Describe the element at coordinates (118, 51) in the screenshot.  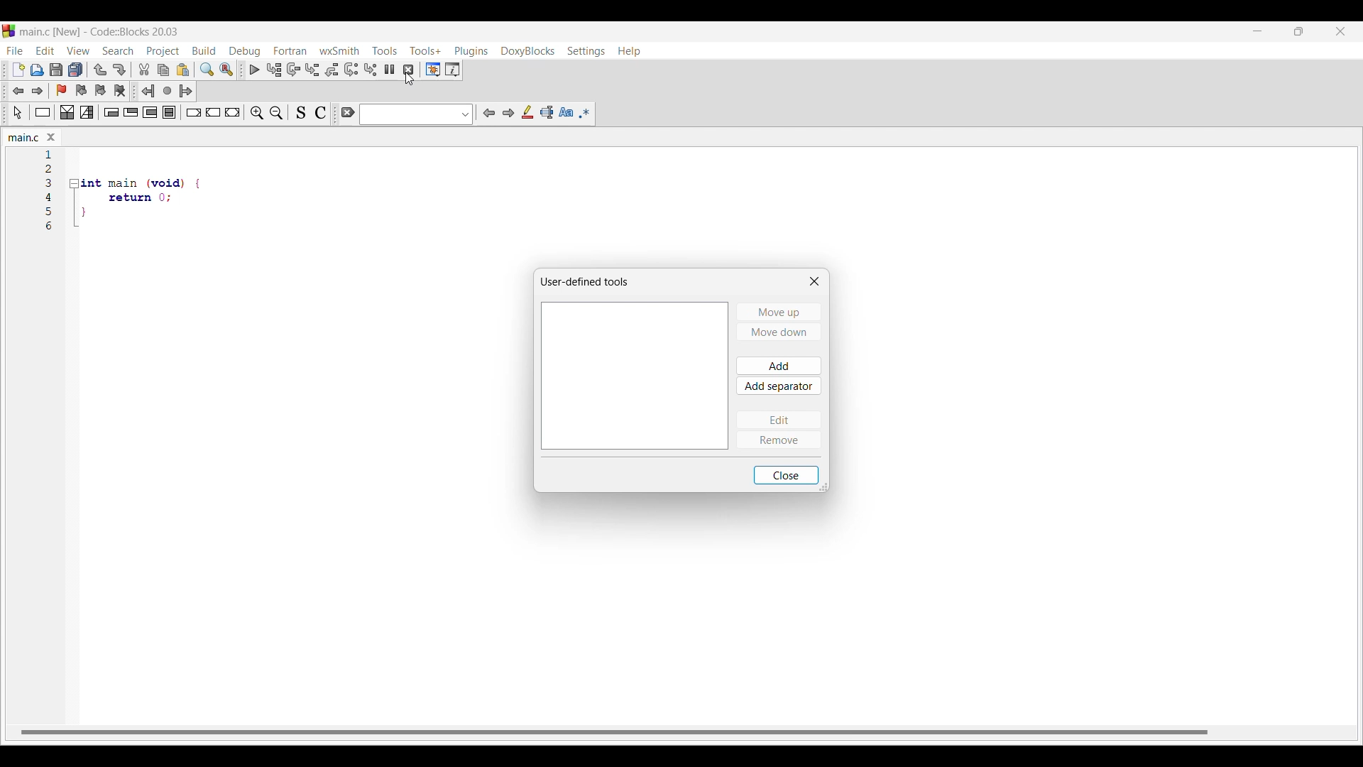
I see `Search menu` at that location.